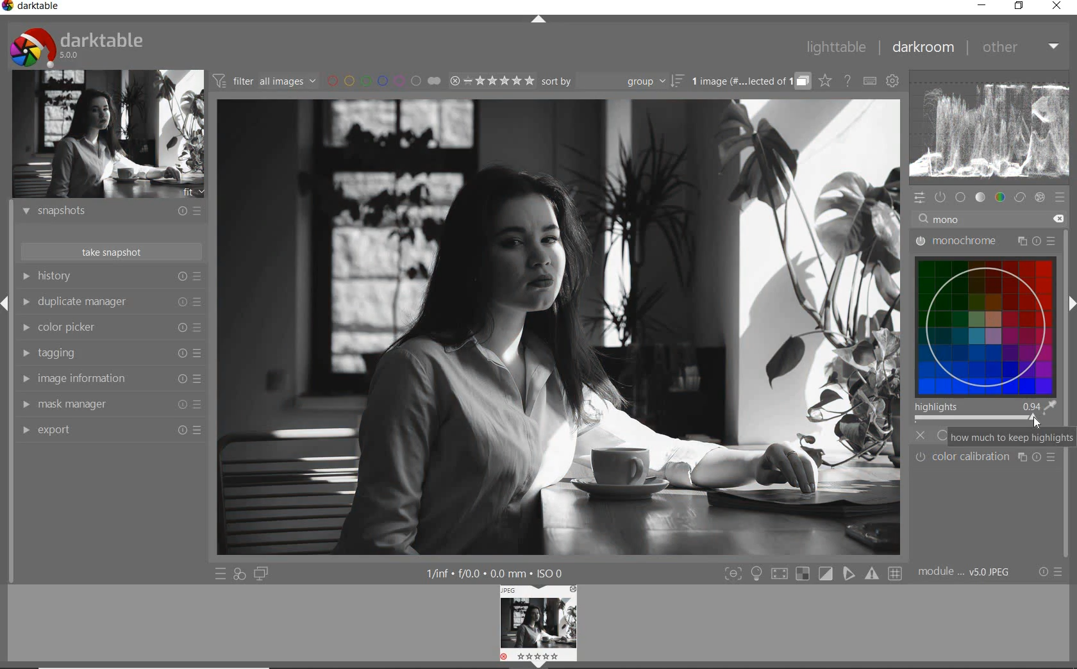  I want to click on image preview, so click(108, 133).